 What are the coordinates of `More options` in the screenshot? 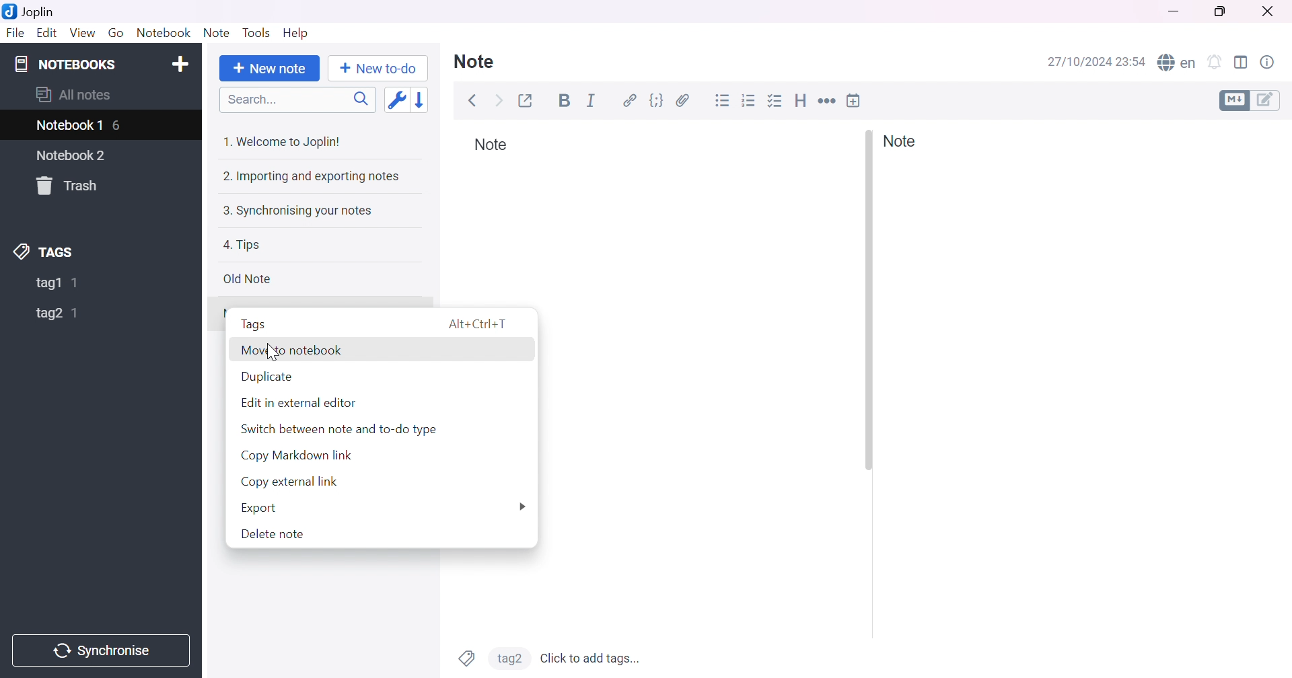 It's located at (520, 506).